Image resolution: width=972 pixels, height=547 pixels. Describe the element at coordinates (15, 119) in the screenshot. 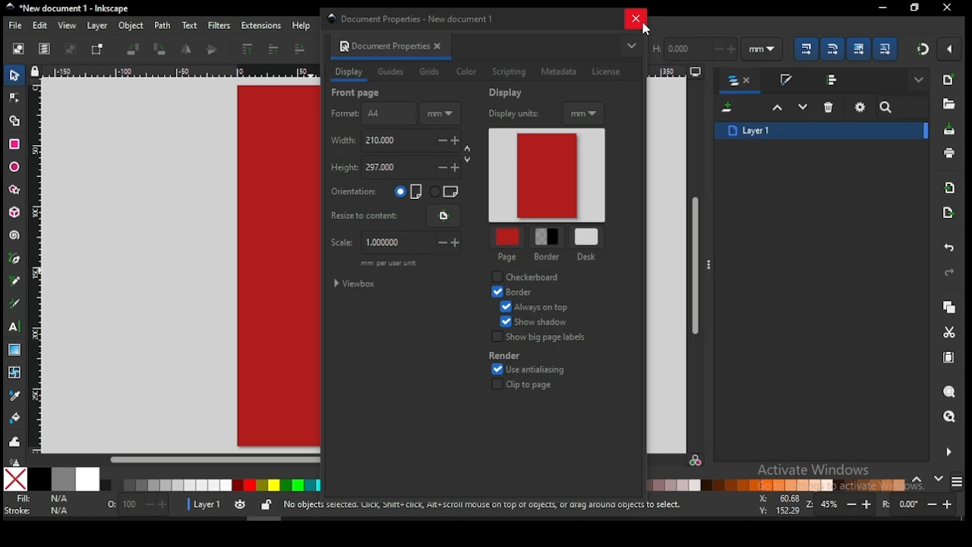

I see `shape builder tool` at that location.